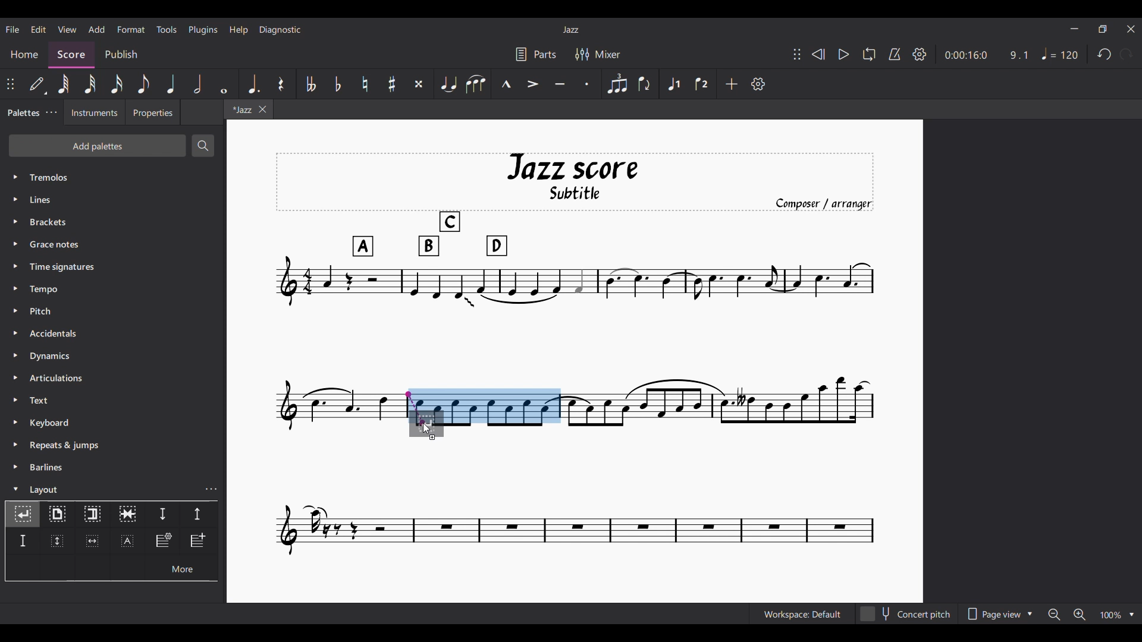 This screenshot has height=642, width=1142. What do you see at coordinates (598, 55) in the screenshot?
I see `Mixer settings` at bounding box center [598, 55].